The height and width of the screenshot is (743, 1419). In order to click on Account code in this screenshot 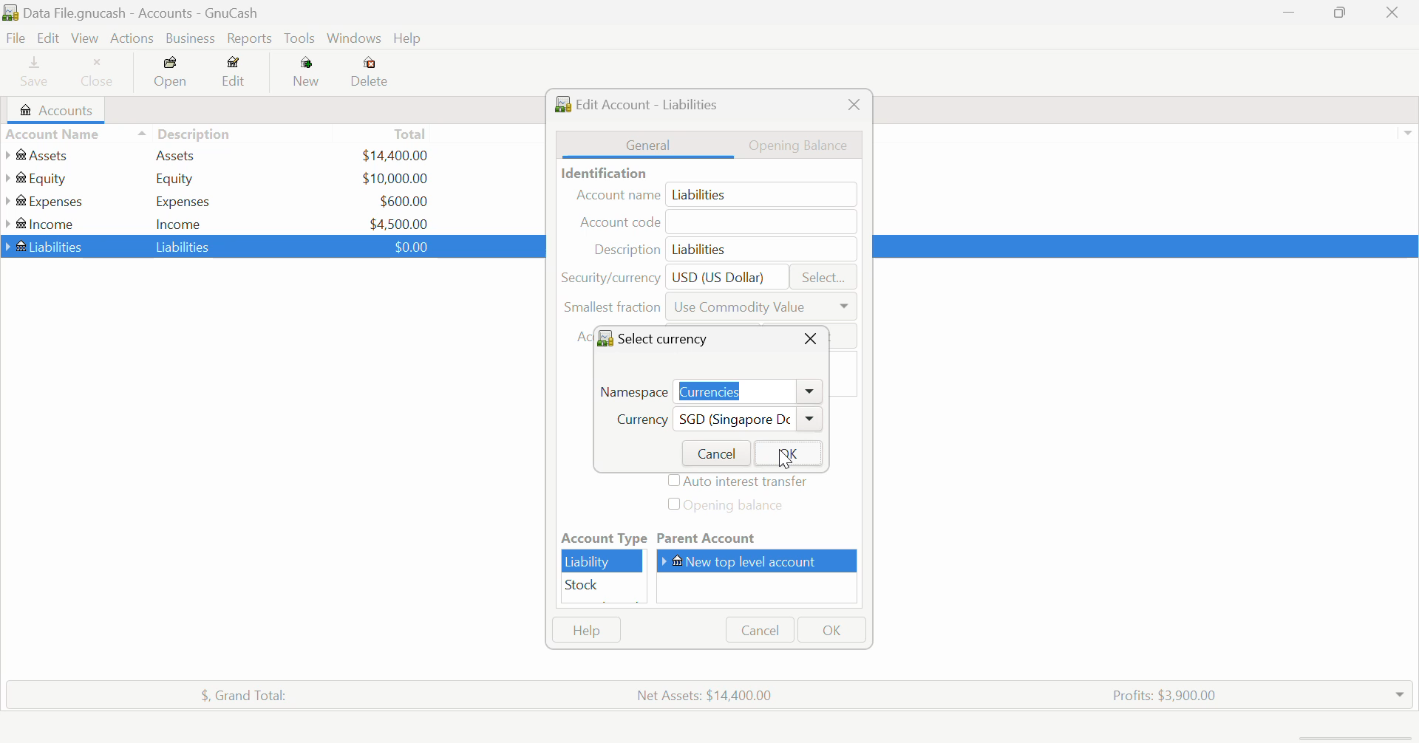, I will do `click(720, 223)`.